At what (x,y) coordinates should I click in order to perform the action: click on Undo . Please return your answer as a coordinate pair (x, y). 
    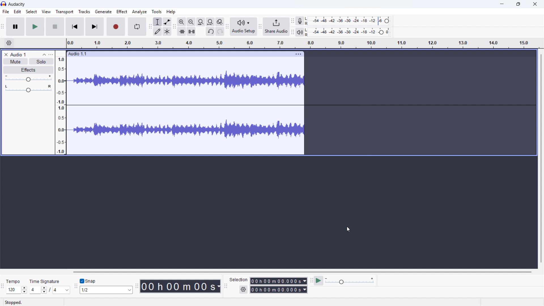
    Looking at the image, I should click on (211, 31).